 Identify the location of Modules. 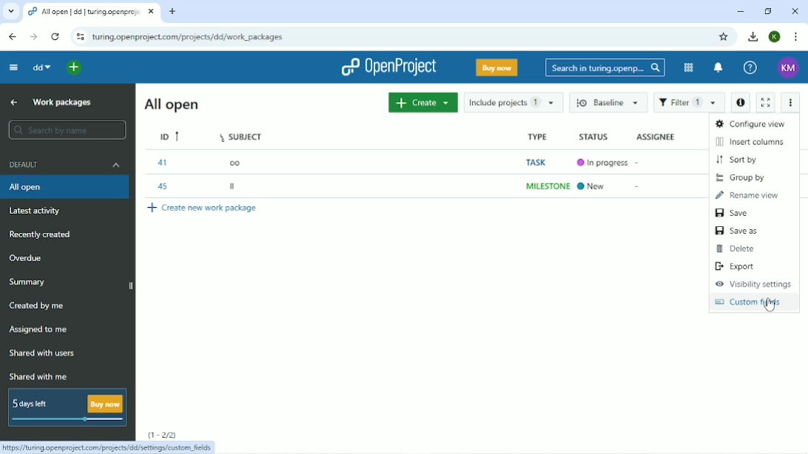
(688, 67).